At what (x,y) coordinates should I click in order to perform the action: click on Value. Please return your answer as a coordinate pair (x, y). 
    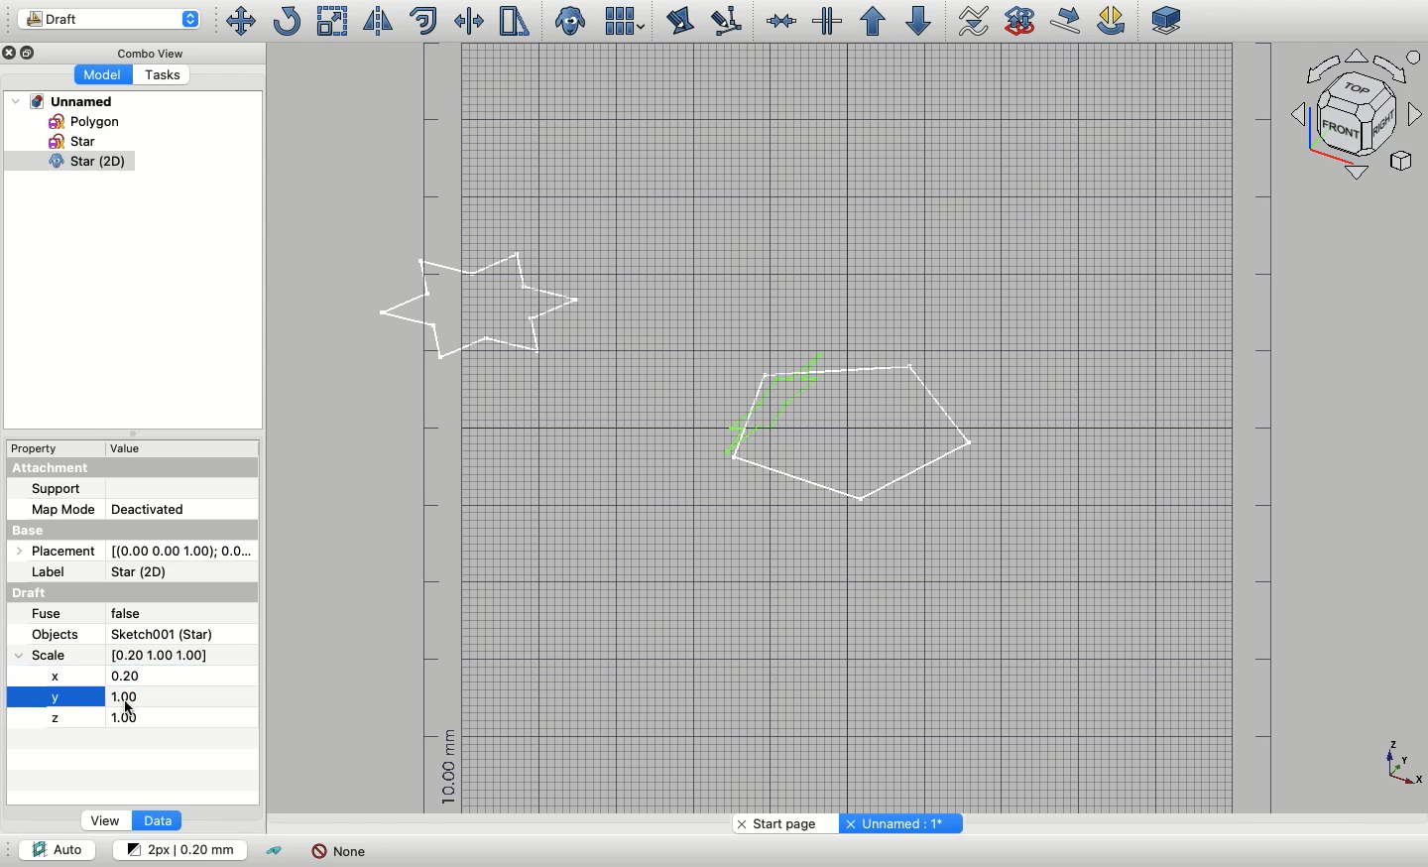
    Looking at the image, I should click on (133, 448).